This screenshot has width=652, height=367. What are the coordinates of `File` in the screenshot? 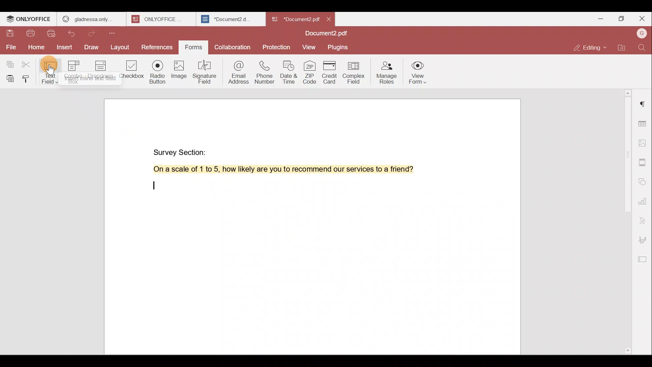 It's located at (10, 47).